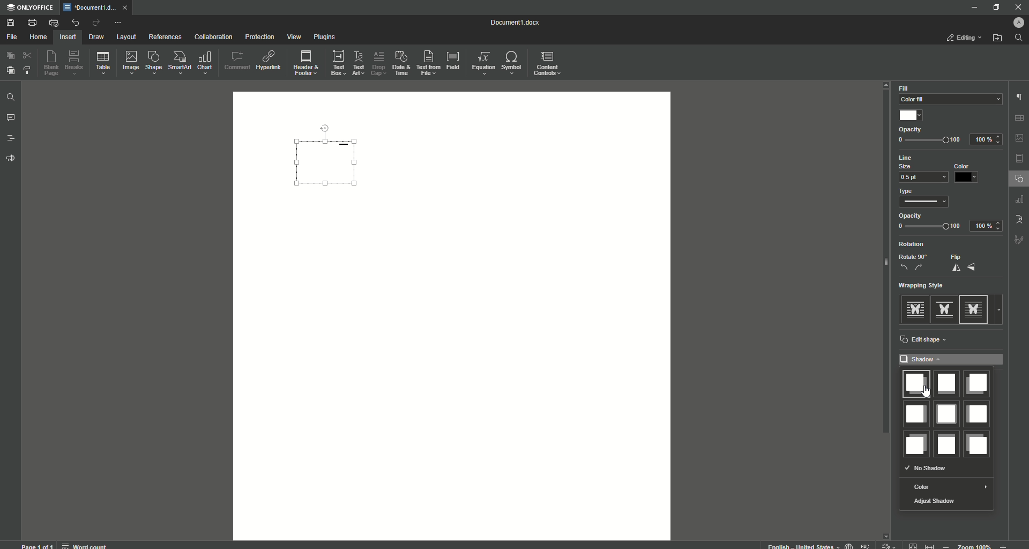 This screenshot has width=1029, height=549. Describe the element at coordinates (949, 487) in the screenshot. I see `Color` at that location.